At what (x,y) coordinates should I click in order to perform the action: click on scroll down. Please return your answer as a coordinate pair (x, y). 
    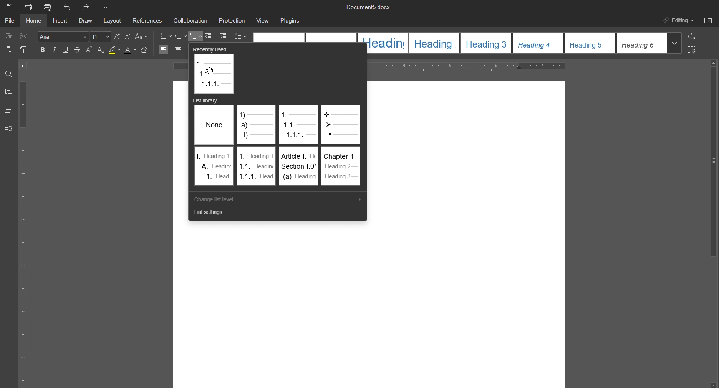
    Looking at the image, I should click on (713, 385).